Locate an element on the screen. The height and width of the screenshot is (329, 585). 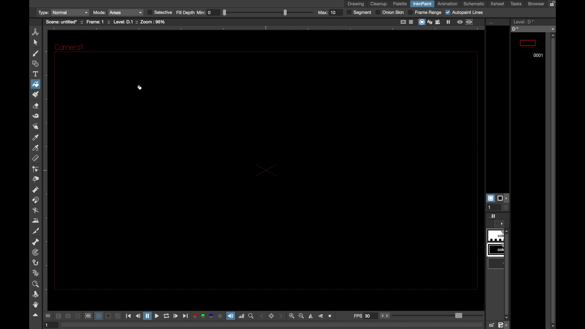
fill cursor is located at coordinates (140, 89).